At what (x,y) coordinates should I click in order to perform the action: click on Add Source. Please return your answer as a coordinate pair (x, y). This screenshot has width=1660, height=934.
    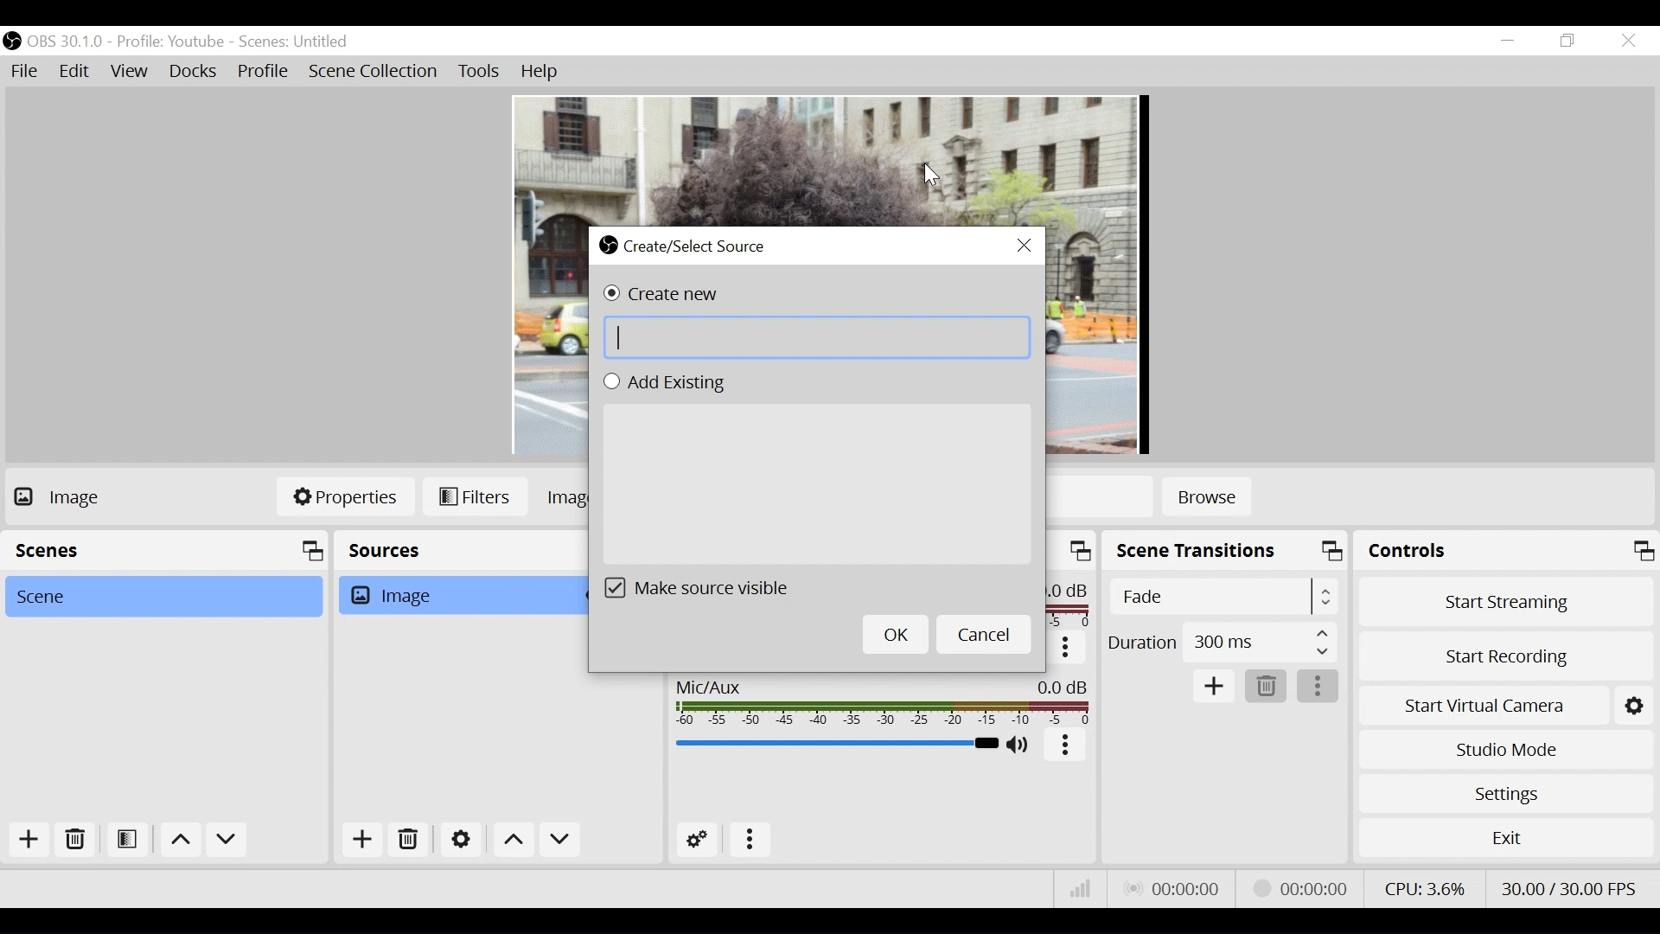
    Looking at the image, I should click on (361, 841).